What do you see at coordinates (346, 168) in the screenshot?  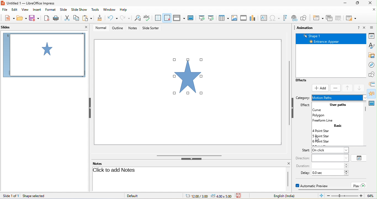 I see `decrease duration` at bounding box center [346, 168].